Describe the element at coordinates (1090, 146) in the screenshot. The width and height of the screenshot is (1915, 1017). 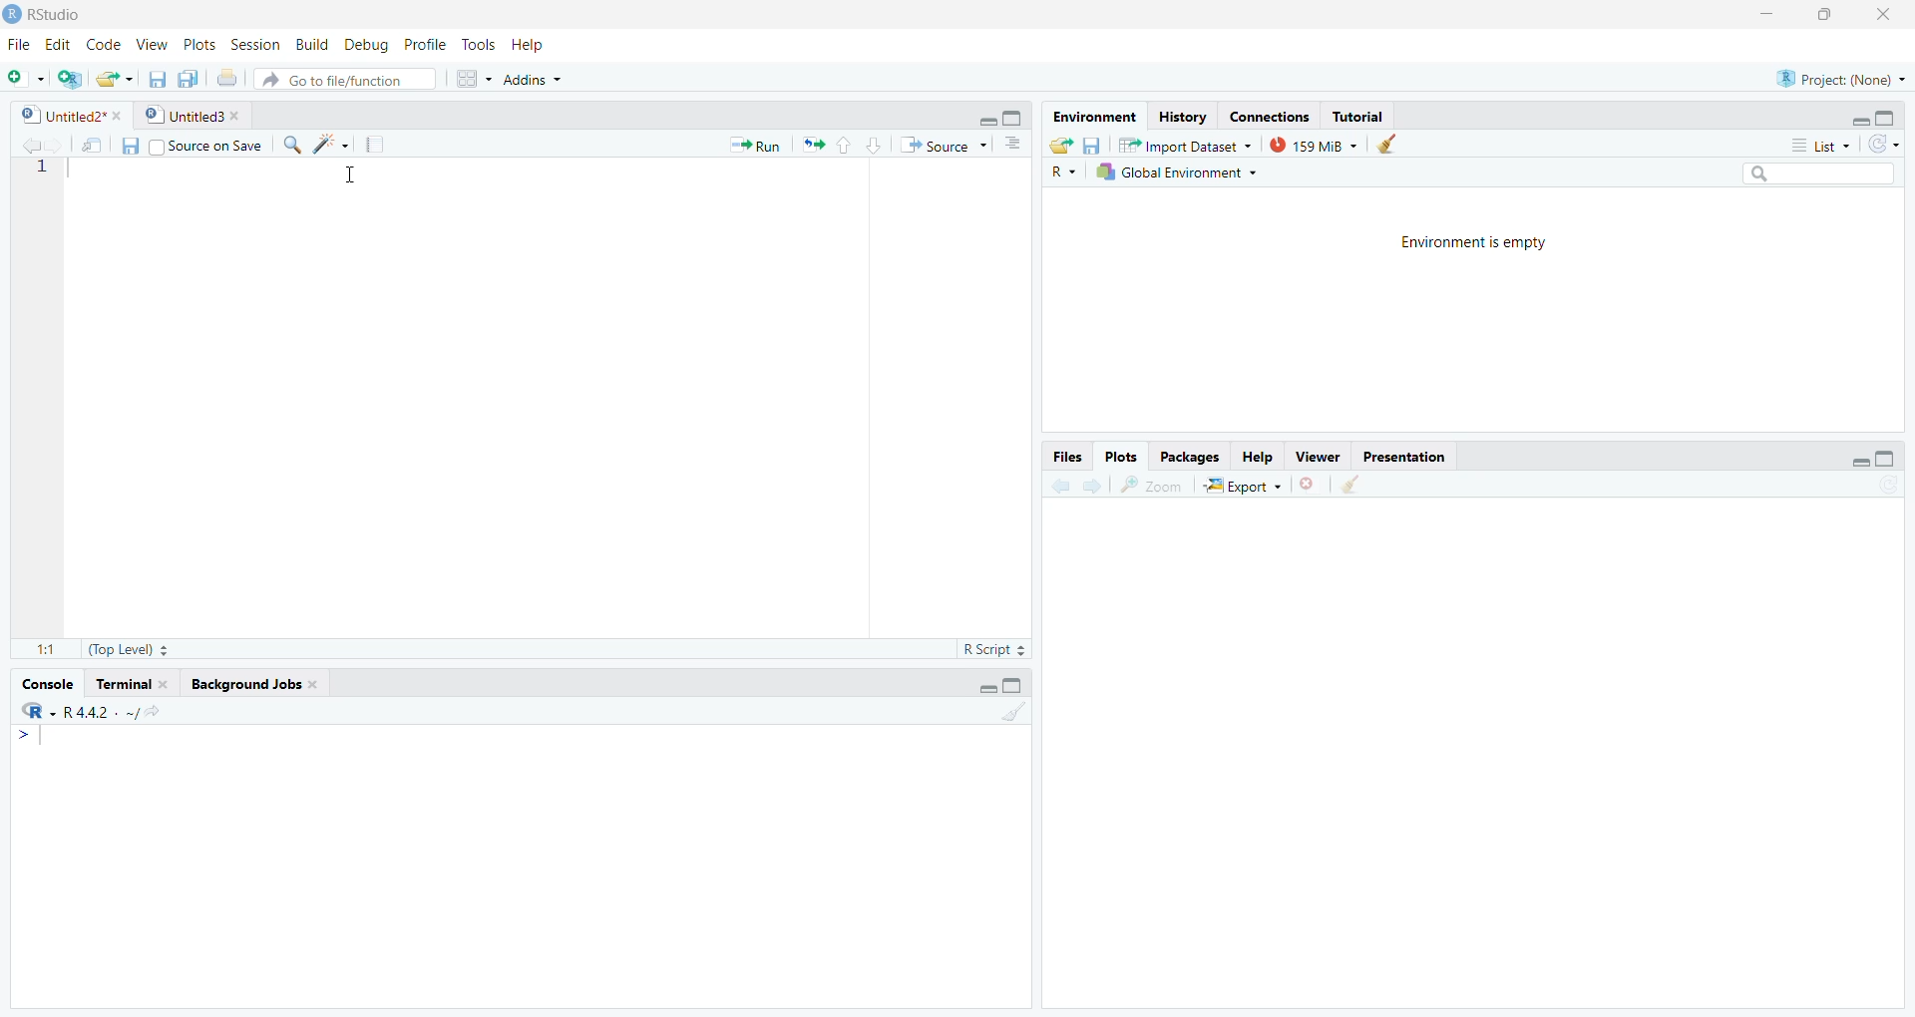
I see `Save` at that location.